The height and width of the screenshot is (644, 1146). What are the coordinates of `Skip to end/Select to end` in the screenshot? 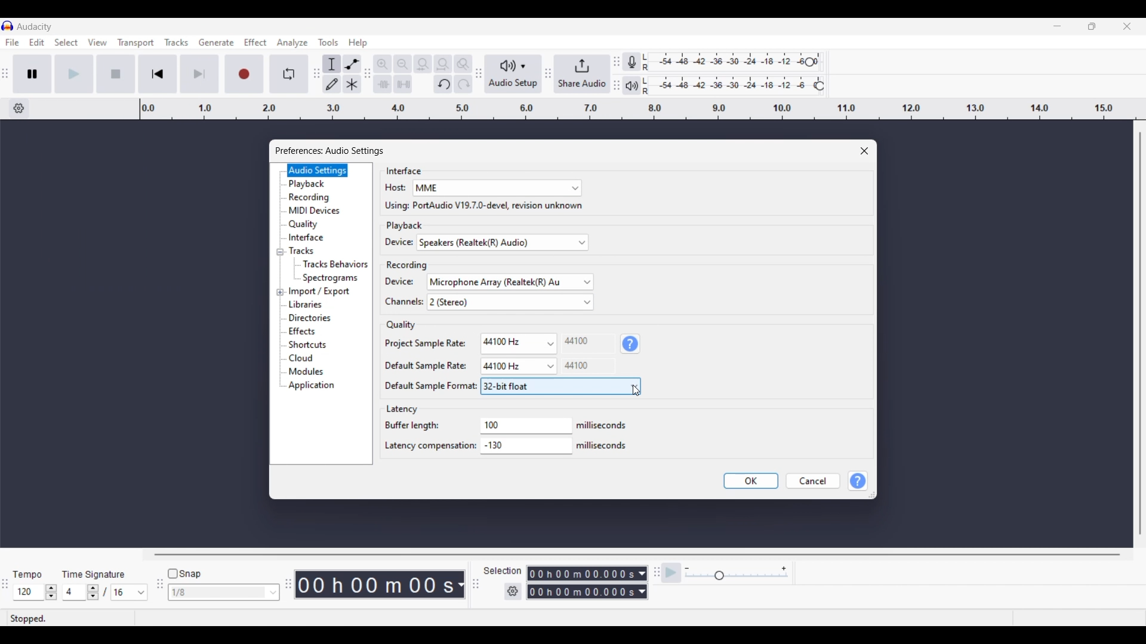 It's located at (199, 74).